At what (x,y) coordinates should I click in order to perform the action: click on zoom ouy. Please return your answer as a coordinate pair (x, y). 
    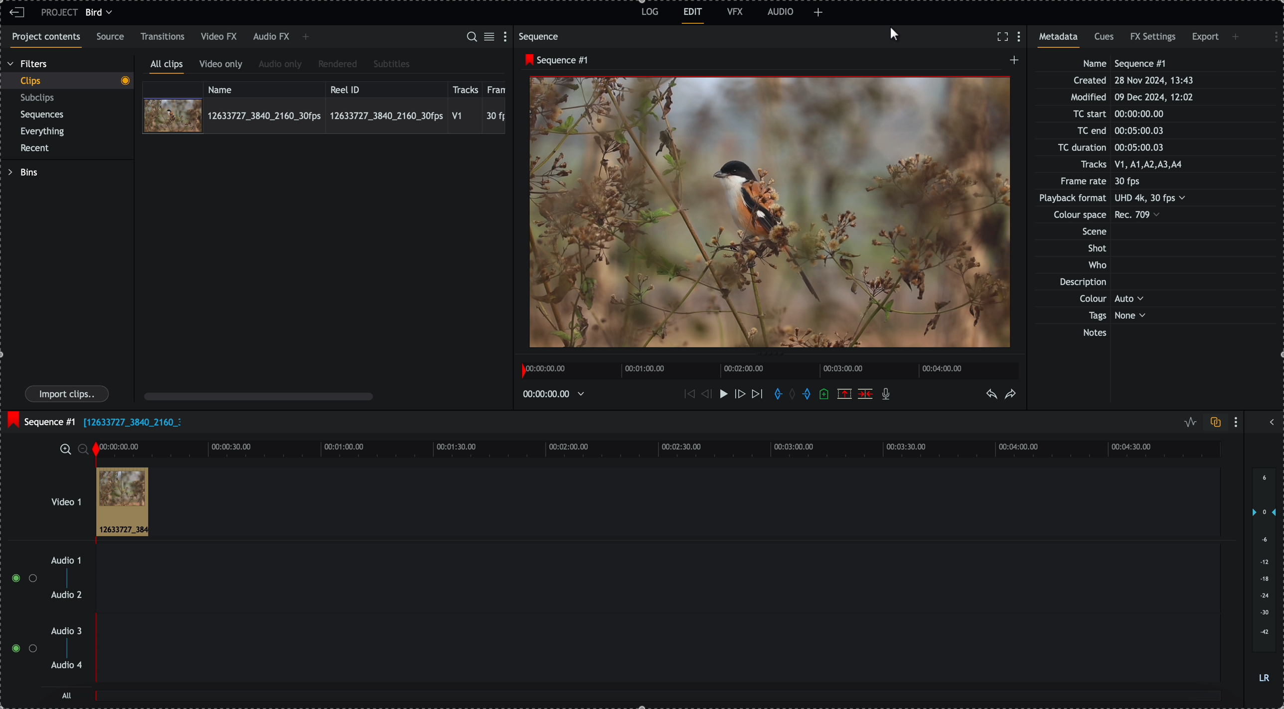
    Looking at the image, I should click on (84, 449).